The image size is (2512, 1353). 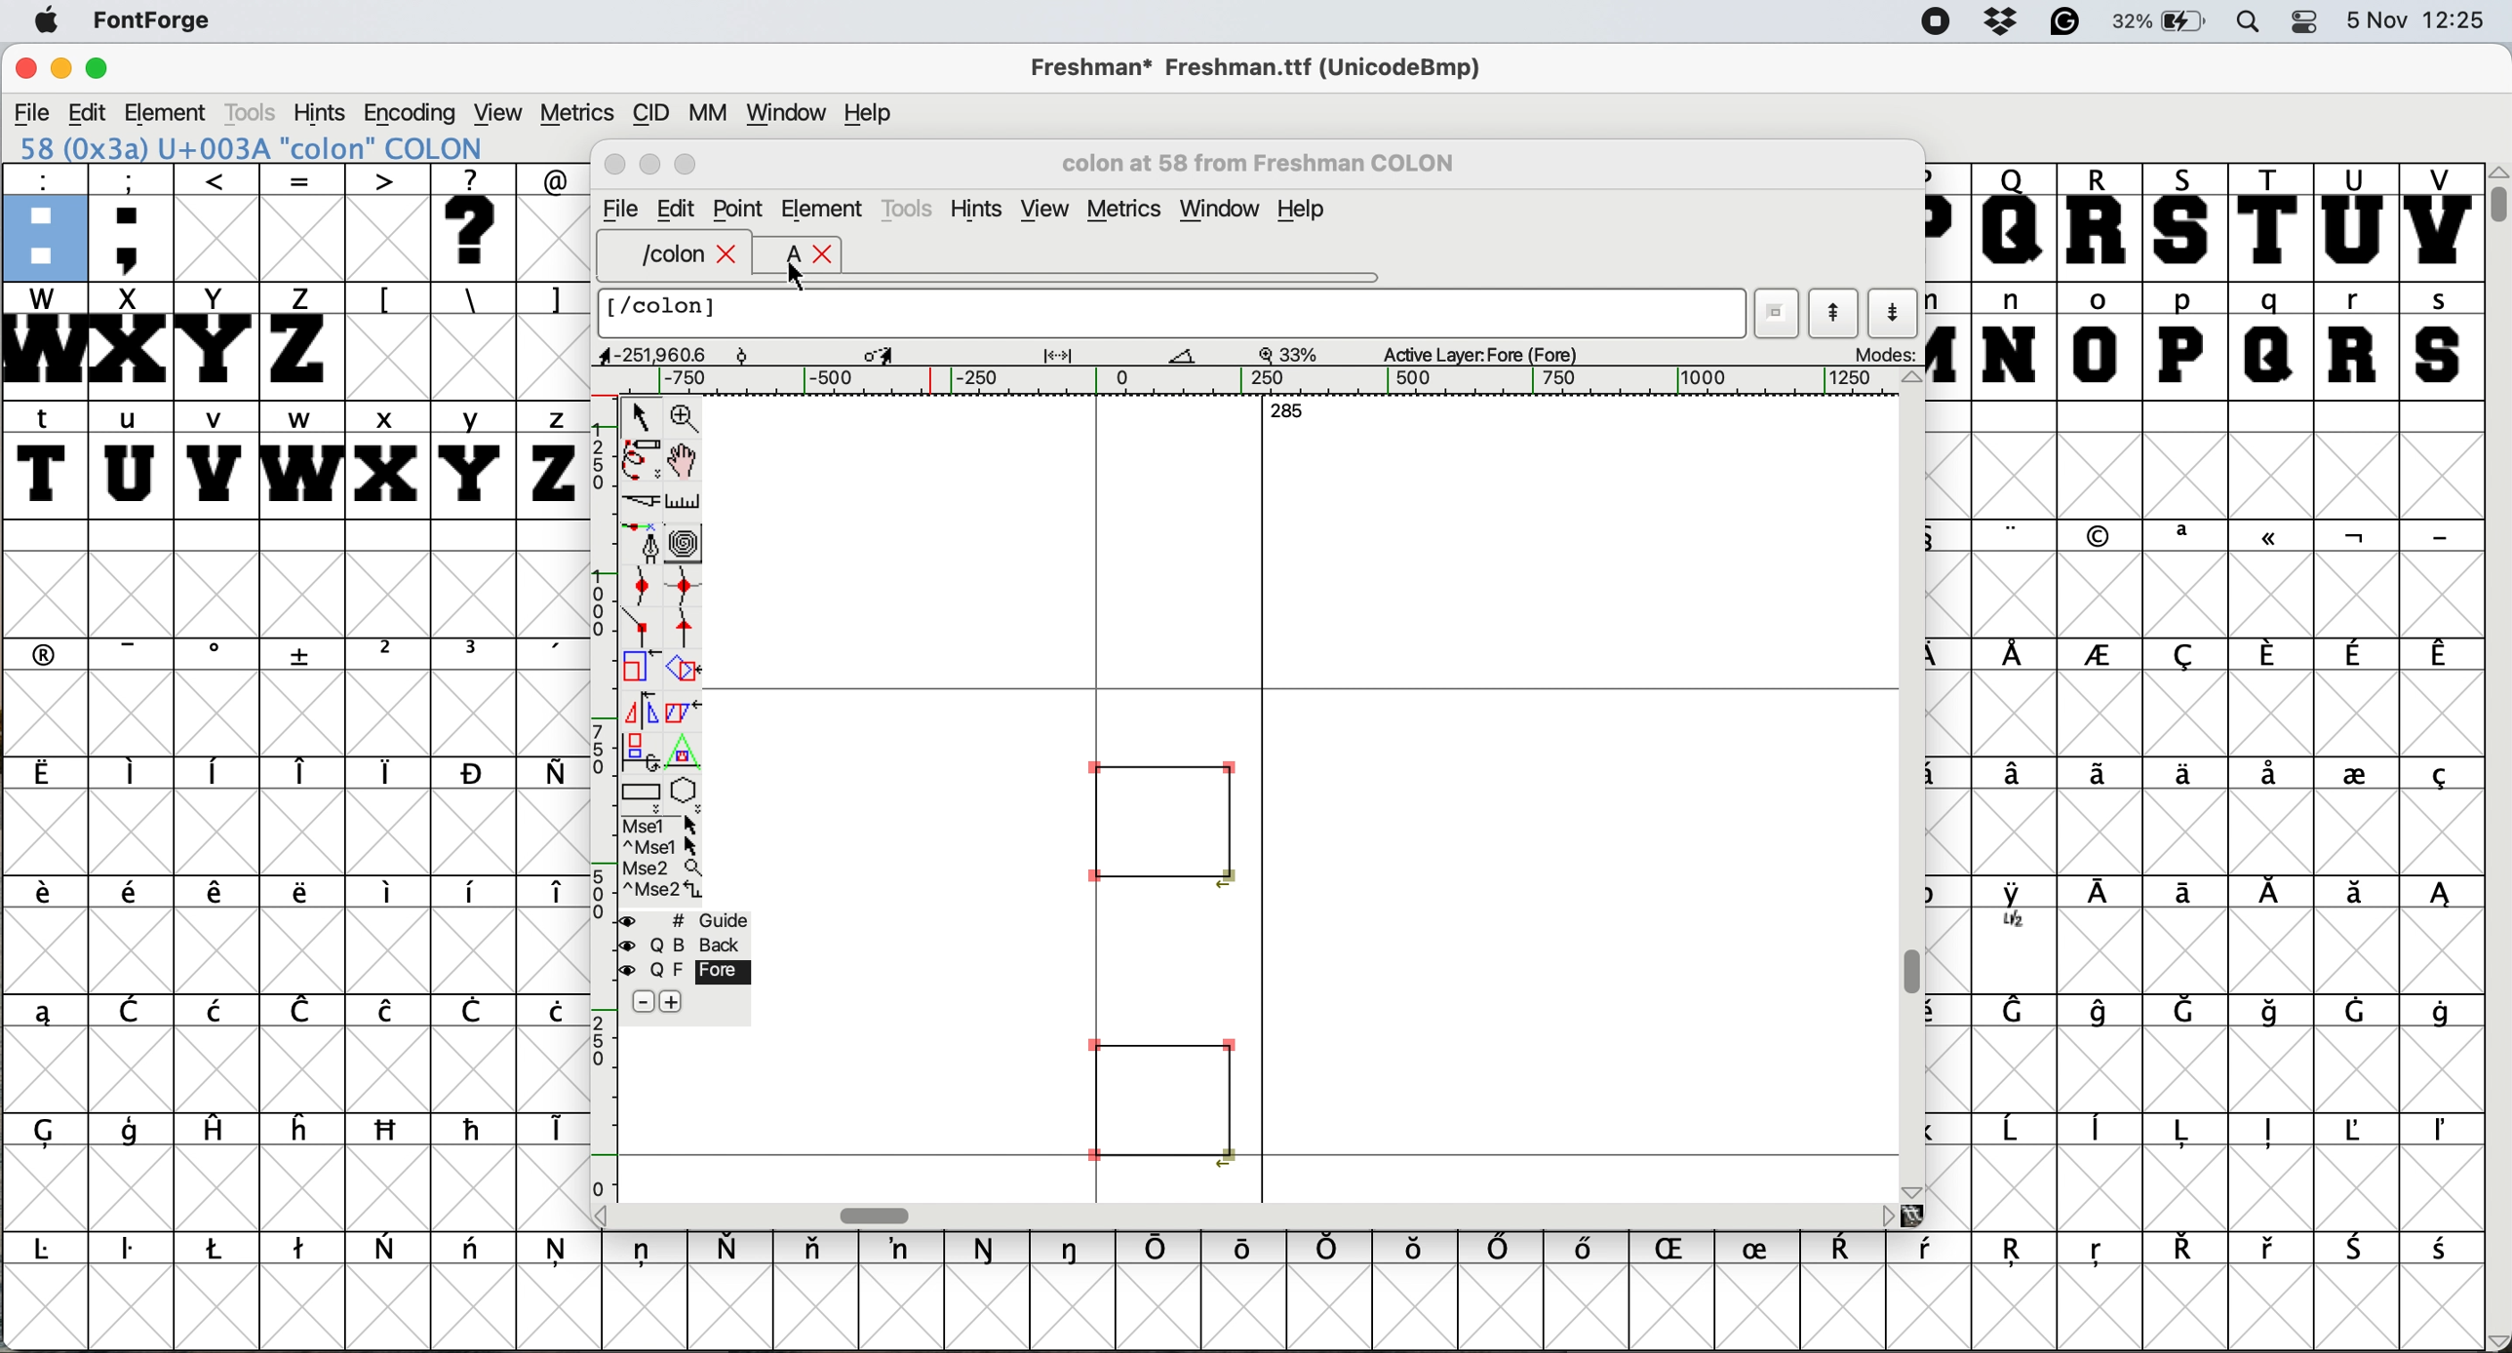 I want to click on control center, so click(x=2307, y=23).